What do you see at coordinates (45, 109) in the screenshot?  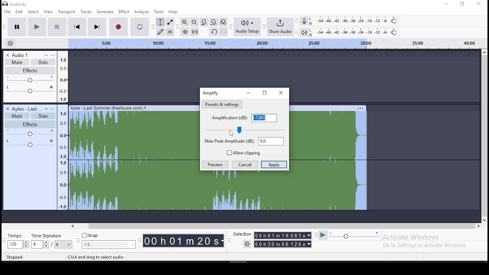 I see `collapse` at bounding box center [45, 109].